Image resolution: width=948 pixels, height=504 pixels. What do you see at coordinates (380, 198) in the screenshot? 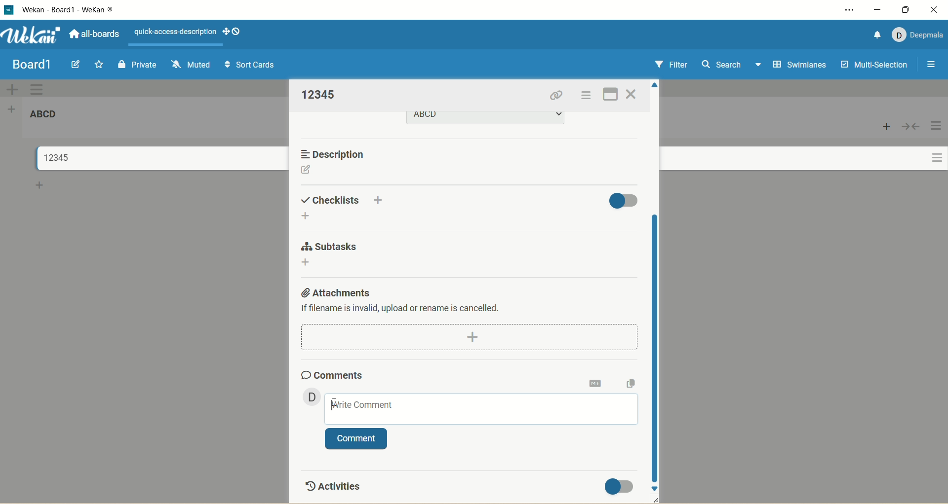
I see `add` at bounding box center [380, 198].